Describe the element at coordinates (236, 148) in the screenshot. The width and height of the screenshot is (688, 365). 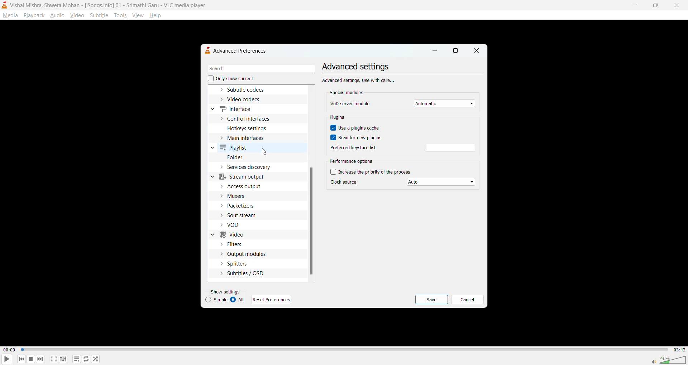
I see `playlist` at that location.